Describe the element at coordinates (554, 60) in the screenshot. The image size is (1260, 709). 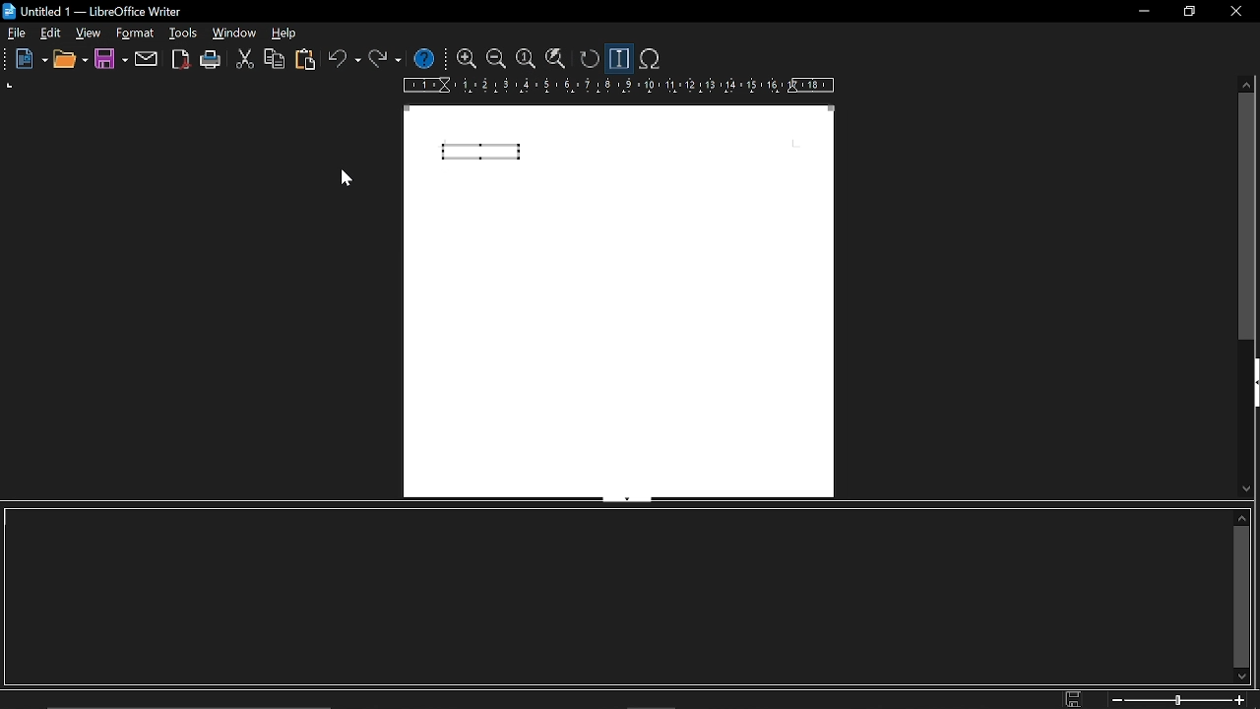
I see `show all` at that location.